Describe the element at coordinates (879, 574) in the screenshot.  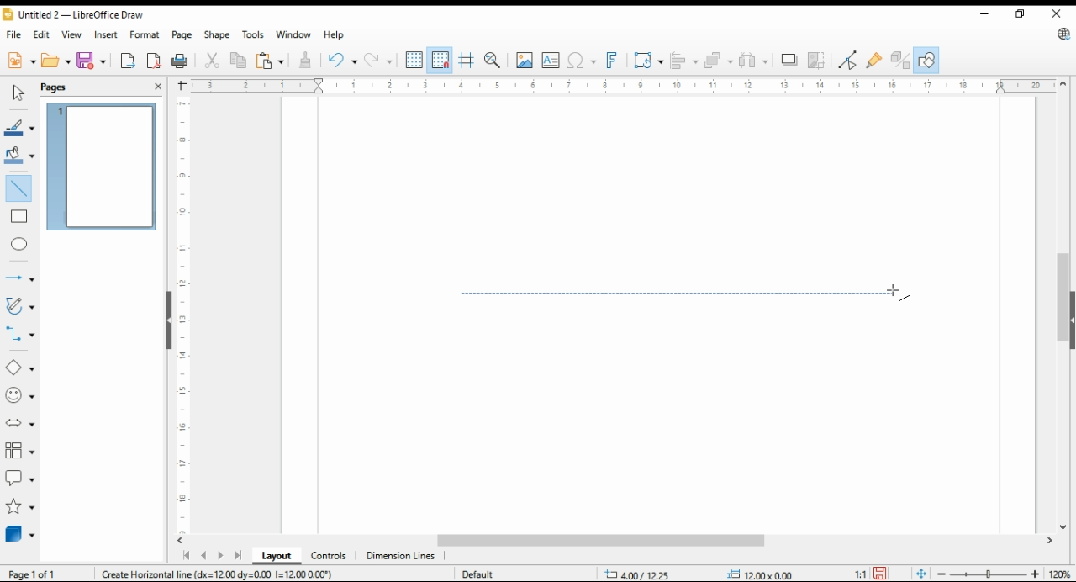
I see `save` at that location.